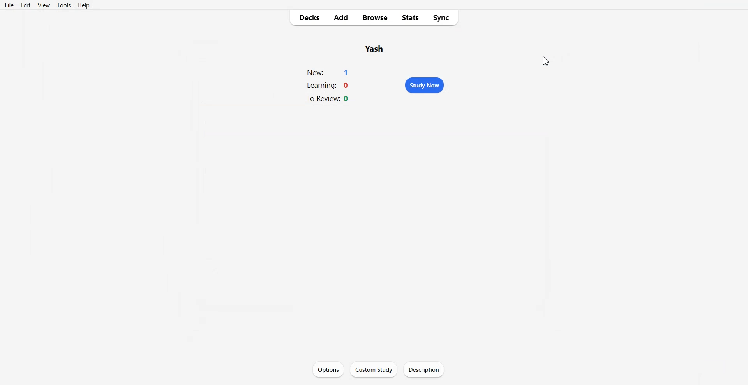 This screenshot has width=748, height=385. What do you see at coordinates (328, 99) in the screenshot?
I see `To Review: 0` at bounding box center [328, 99].